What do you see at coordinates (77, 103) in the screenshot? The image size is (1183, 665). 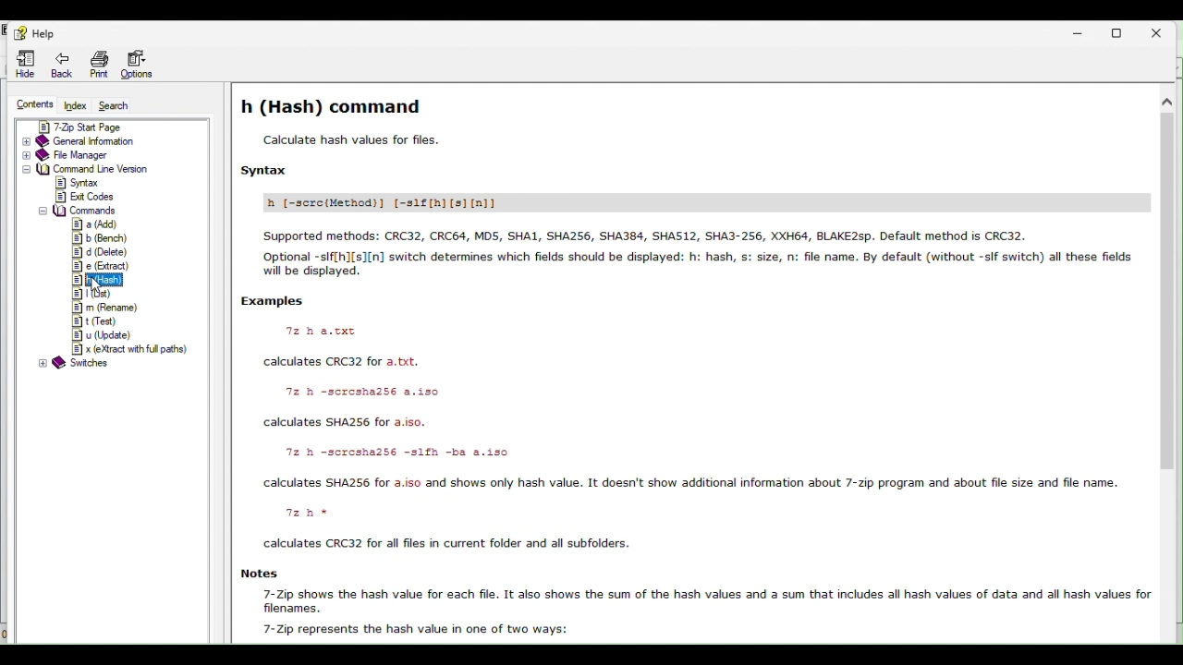 I see `Index` at bounding box center [77, 103].